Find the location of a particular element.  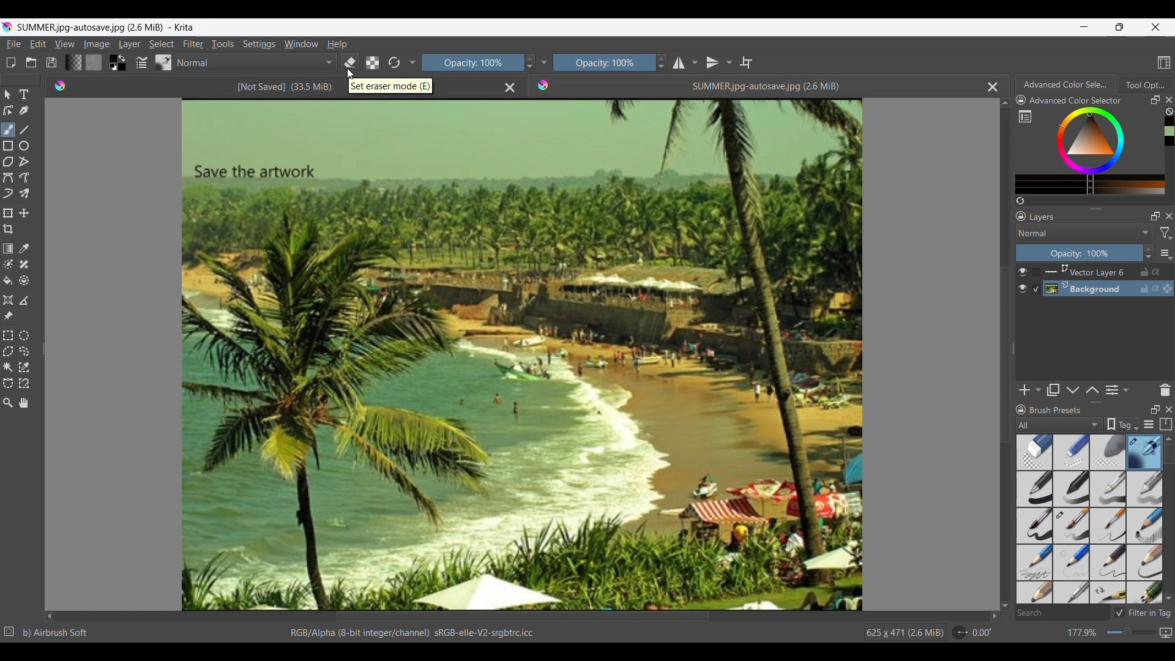

Image is located at coordinates (96, 44).